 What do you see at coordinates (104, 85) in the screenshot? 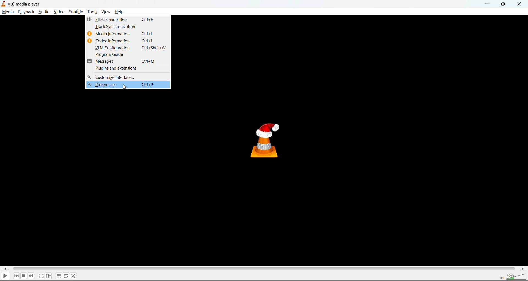
I see `preferences` at bounding box center [104, 85].